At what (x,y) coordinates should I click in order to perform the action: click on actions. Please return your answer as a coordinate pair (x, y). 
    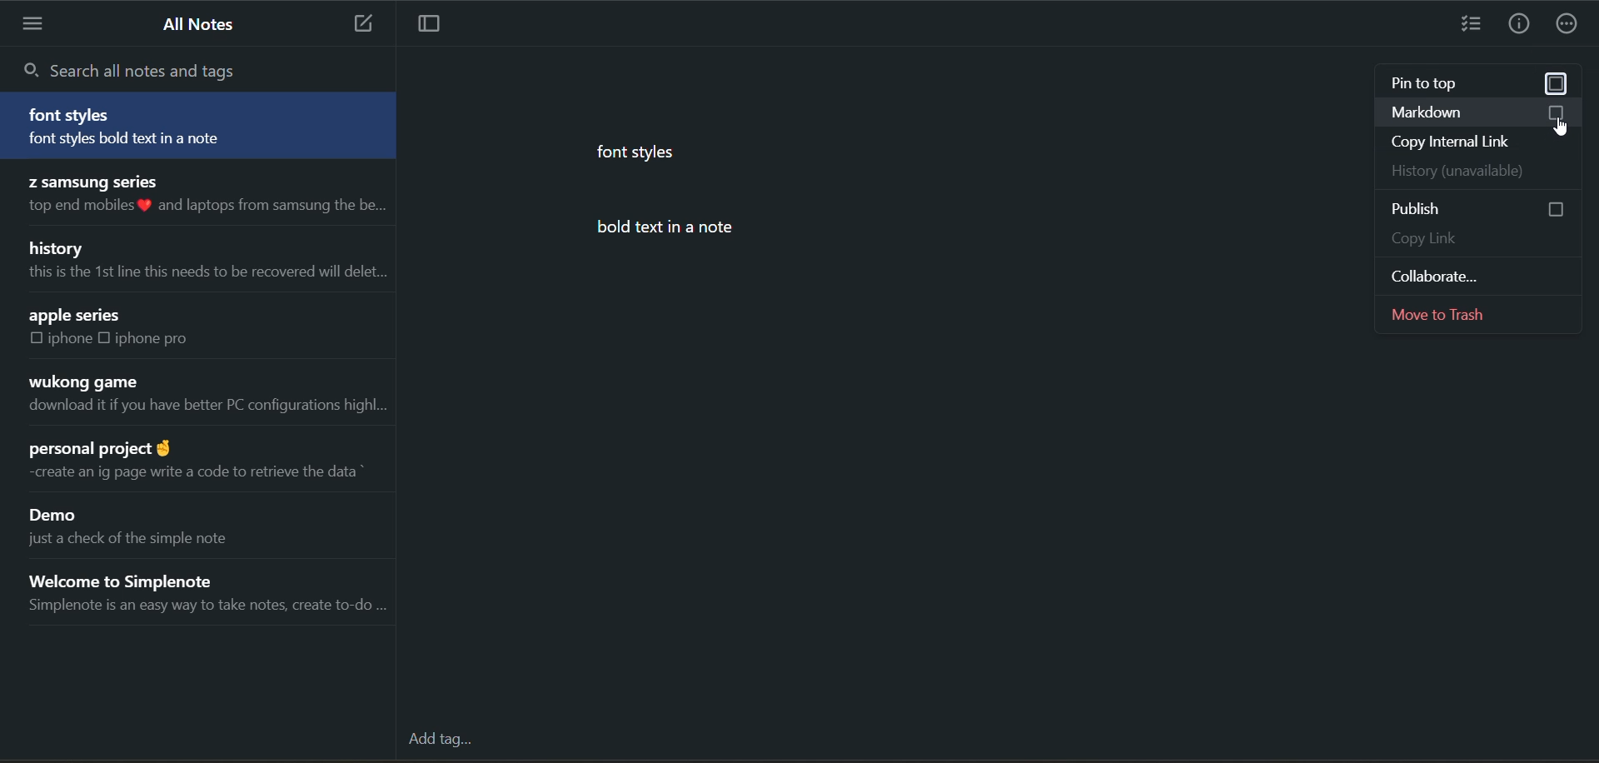
    Looking at the image, I should click on (1567, 27).